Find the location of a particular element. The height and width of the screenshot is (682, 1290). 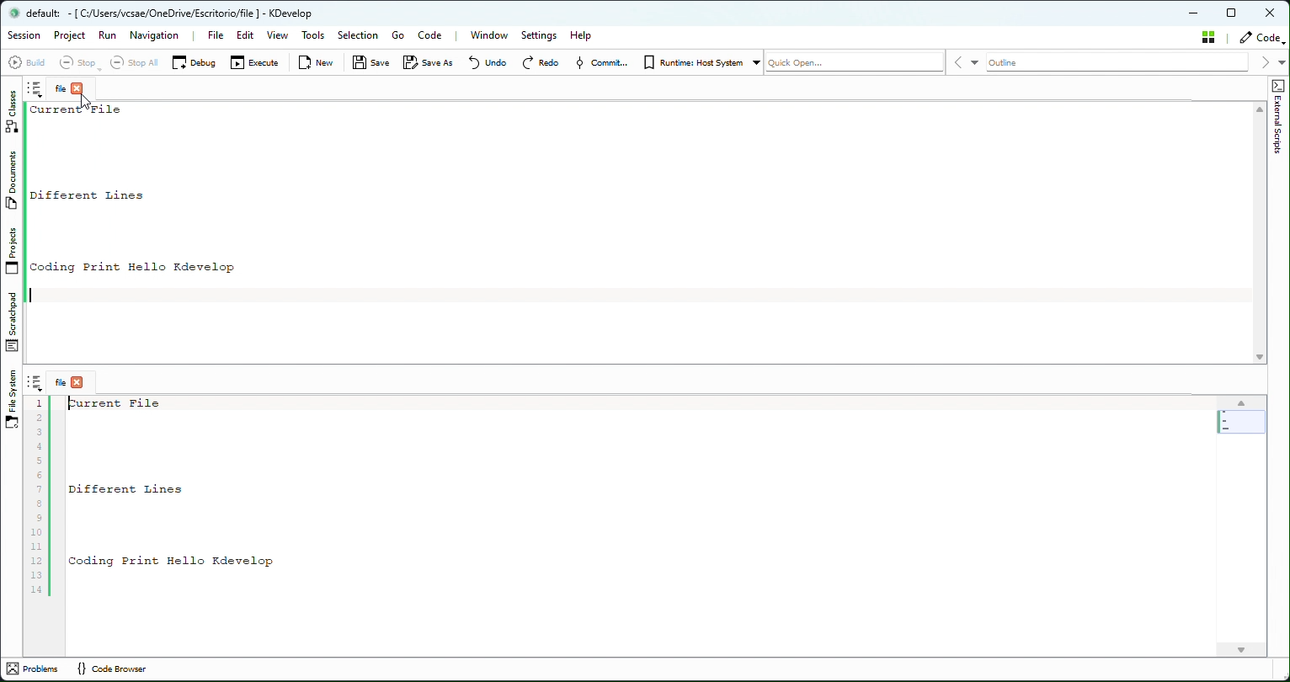

Edit is located at coordinates (245, 35).